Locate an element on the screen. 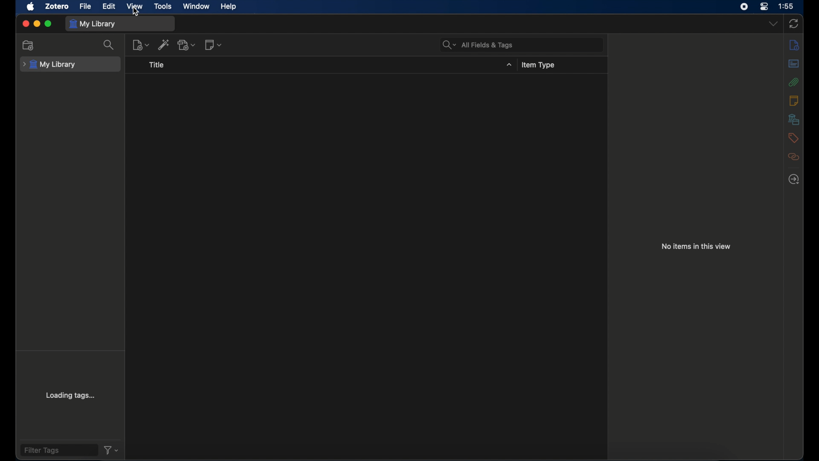  file is located at coordinates (85, 6).